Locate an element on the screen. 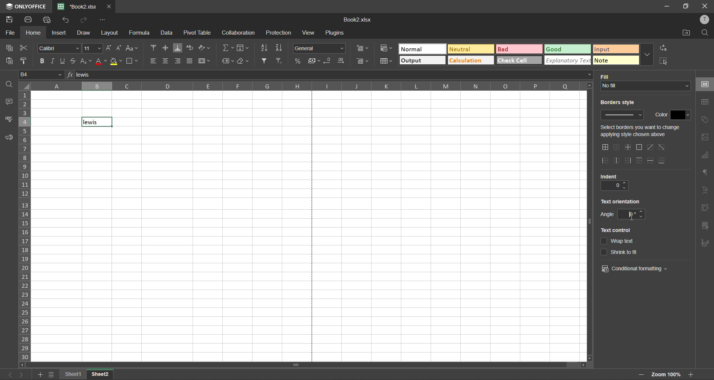 The image size is (714, 380). named ranges is located at coordinates (228, 61).